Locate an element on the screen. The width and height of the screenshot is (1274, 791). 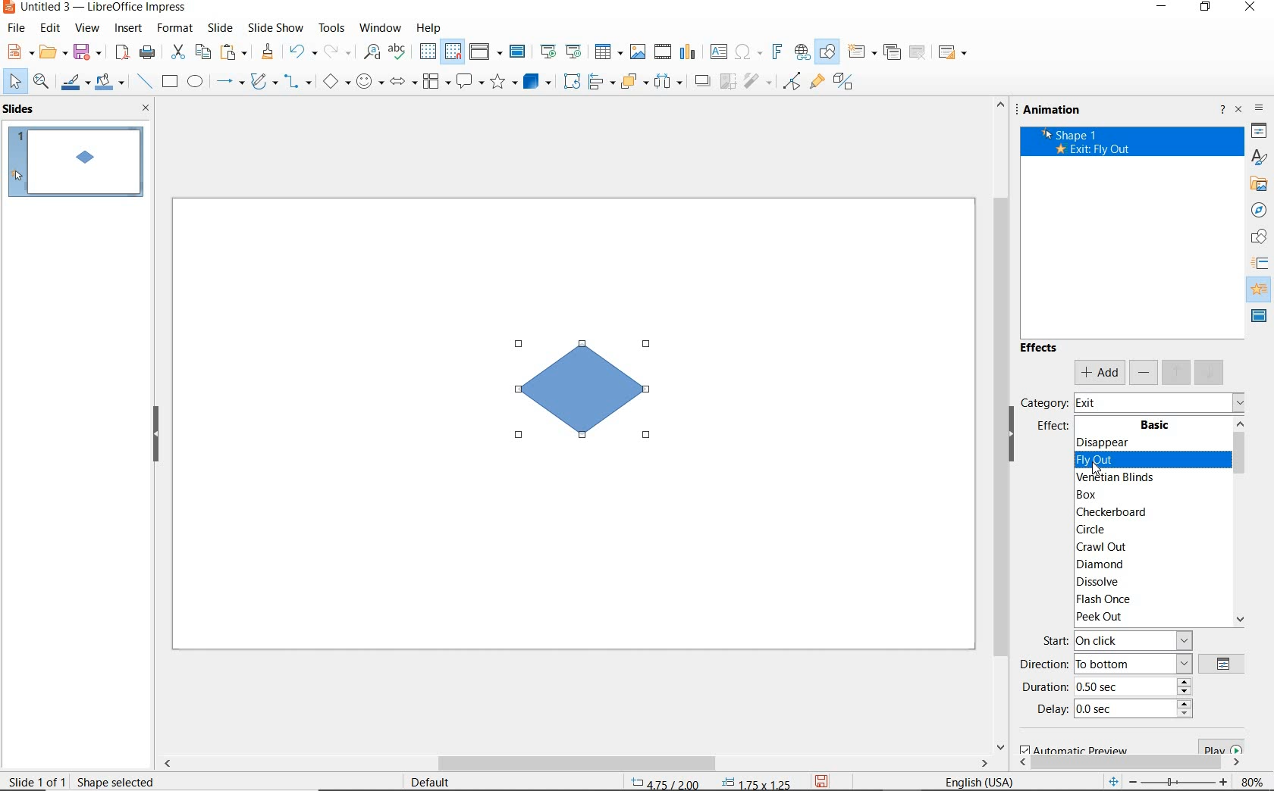
insert special characters is located at coordinates (747, 52).